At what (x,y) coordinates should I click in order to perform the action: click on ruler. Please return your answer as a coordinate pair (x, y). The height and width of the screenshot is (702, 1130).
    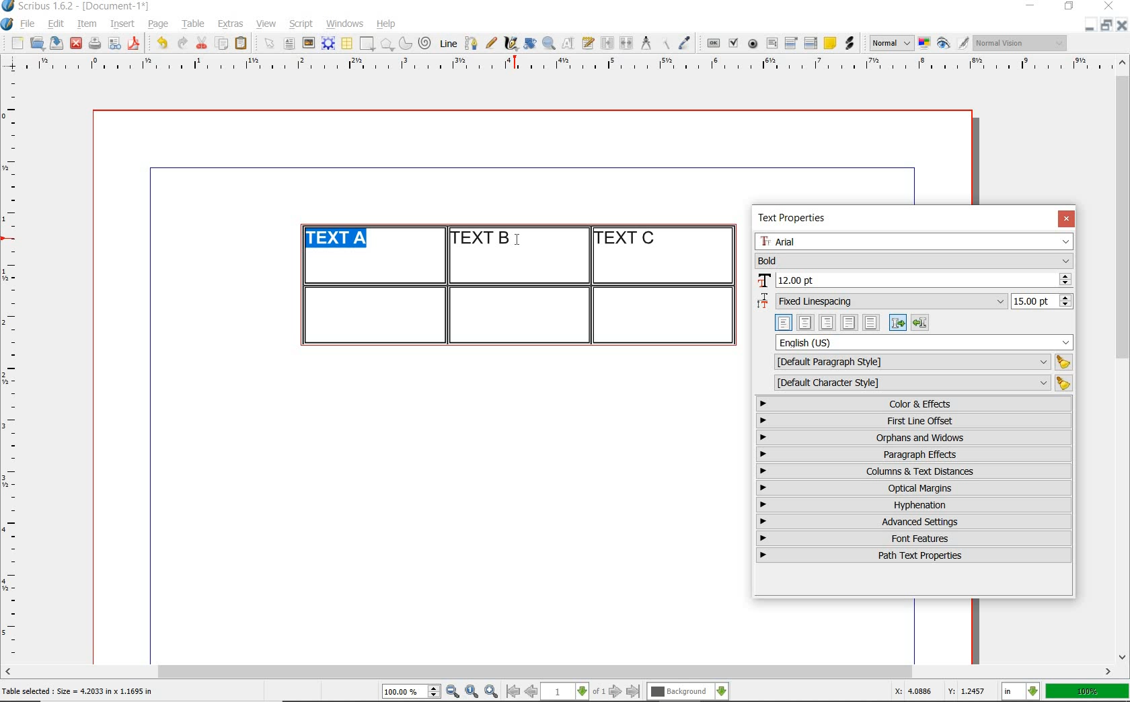
    Looking at the image, I should click on (15, 367).